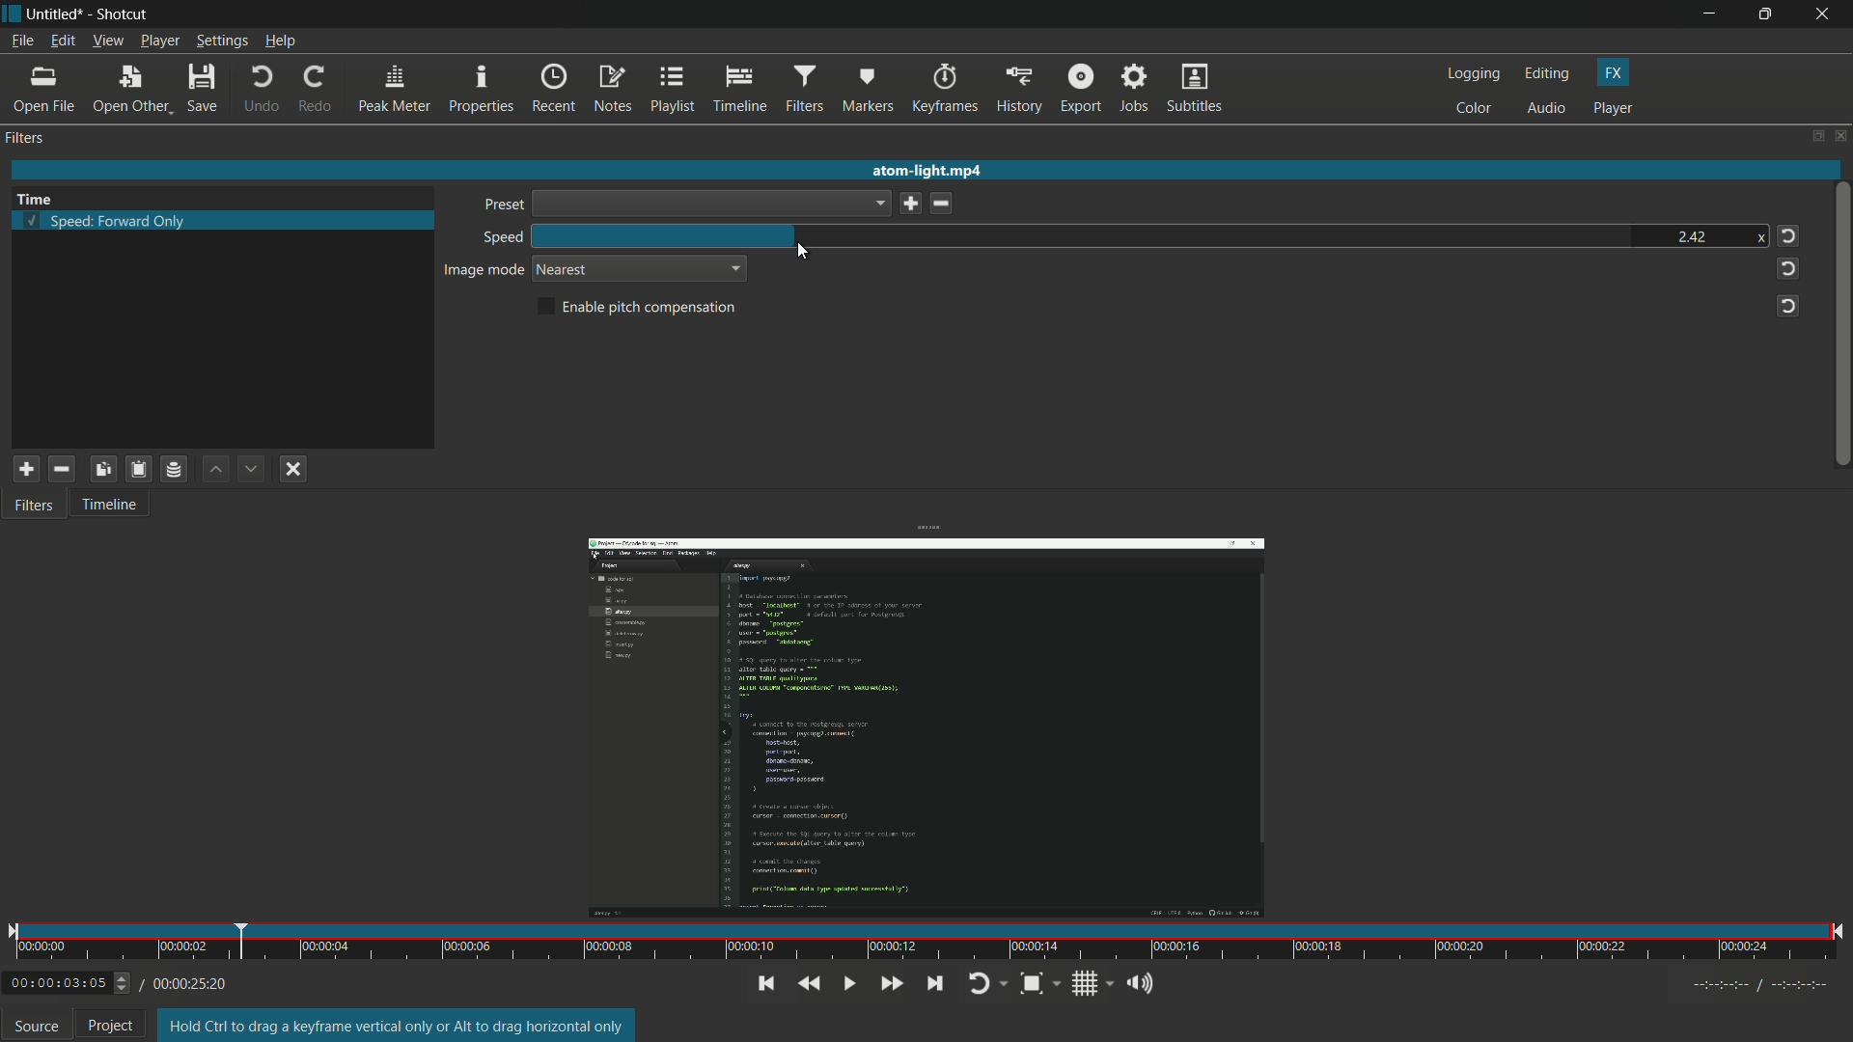  What do you see at coordinates (37, 1026) in the screenshot?
I see `source` at bounding box center [37, 1026].